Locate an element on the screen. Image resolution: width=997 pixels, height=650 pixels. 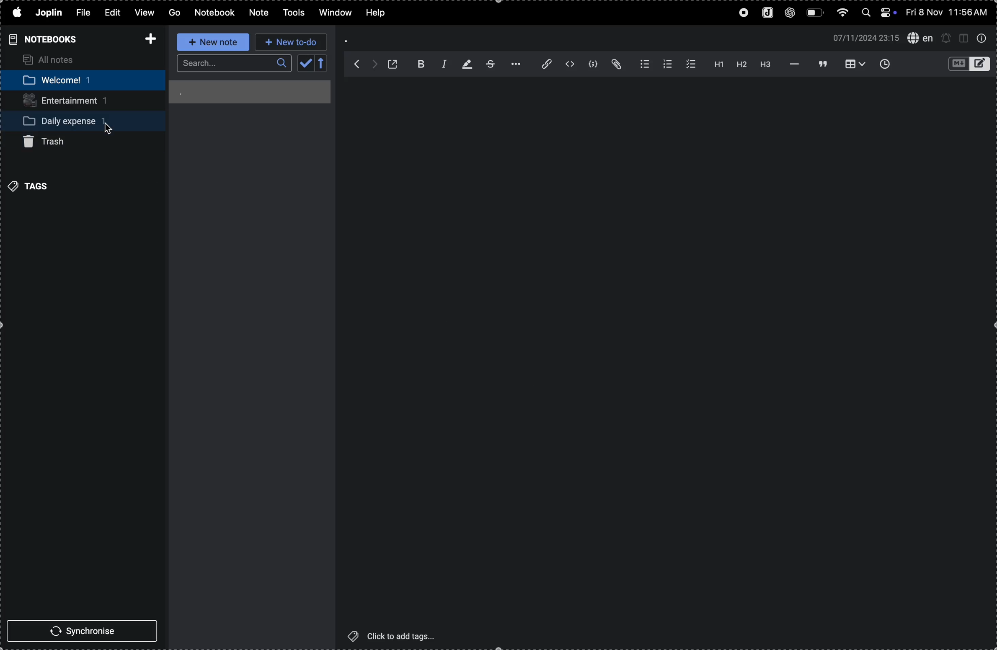
new note is located at coordinates (210, 42).